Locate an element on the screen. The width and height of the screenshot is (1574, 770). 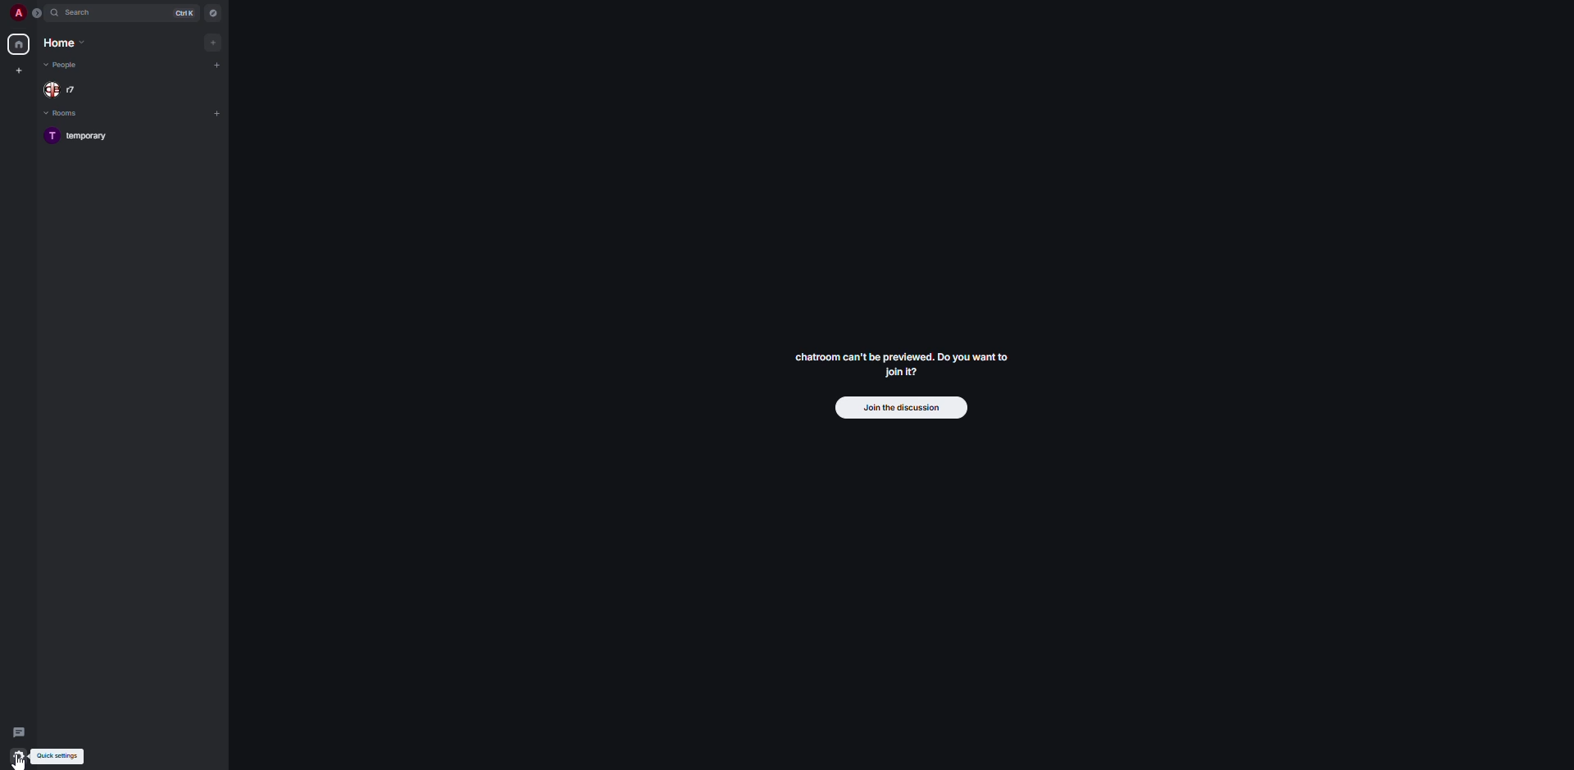
people is located at coordinates (64, 89).